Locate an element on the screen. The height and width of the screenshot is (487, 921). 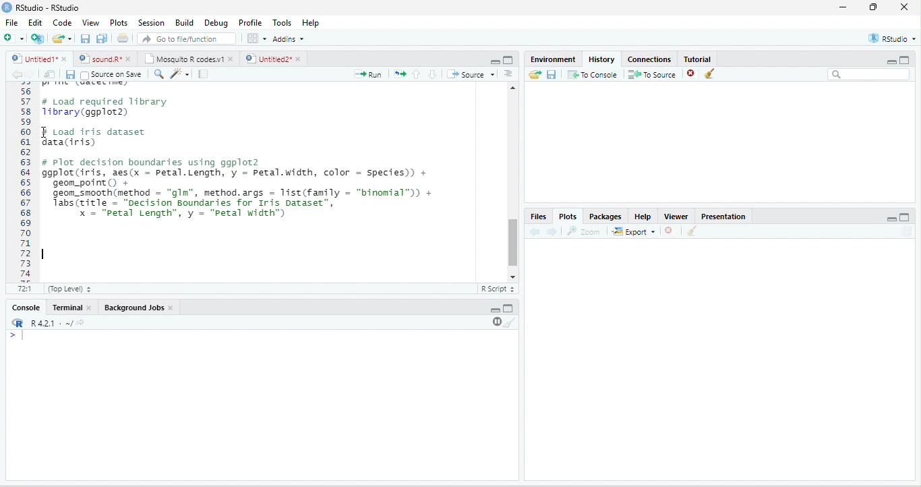
scroll down is located at coordinates (512, 277).